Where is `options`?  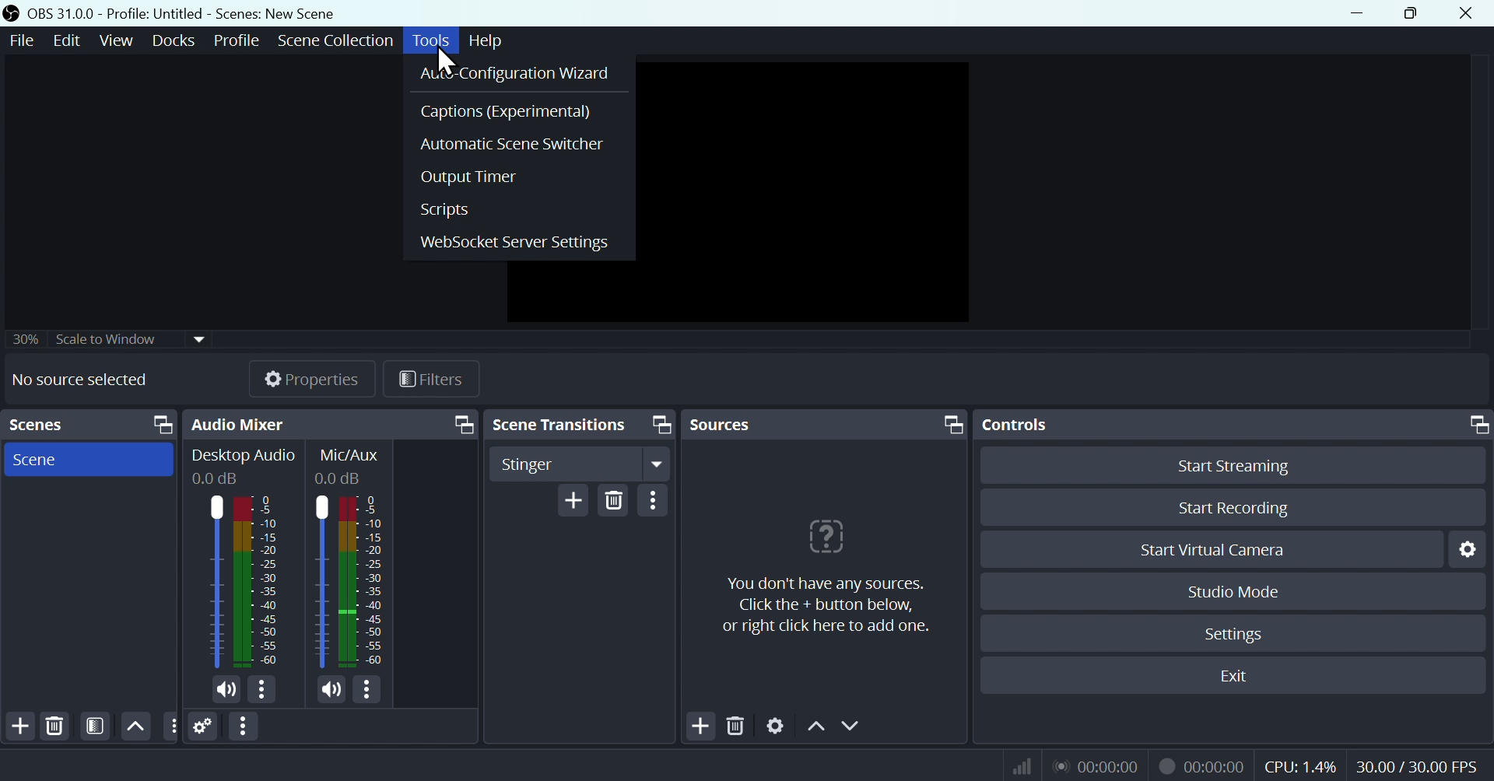
options is located at coordinates (366, 689).